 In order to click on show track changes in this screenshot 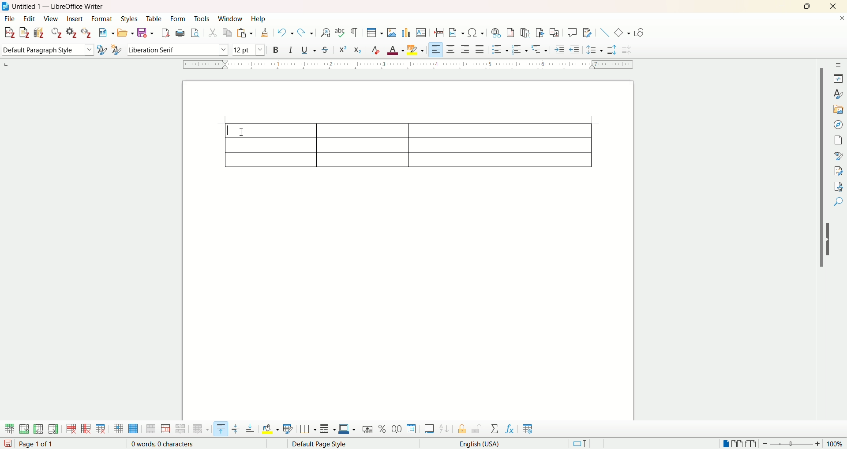, I will do `click(590, 33)`.